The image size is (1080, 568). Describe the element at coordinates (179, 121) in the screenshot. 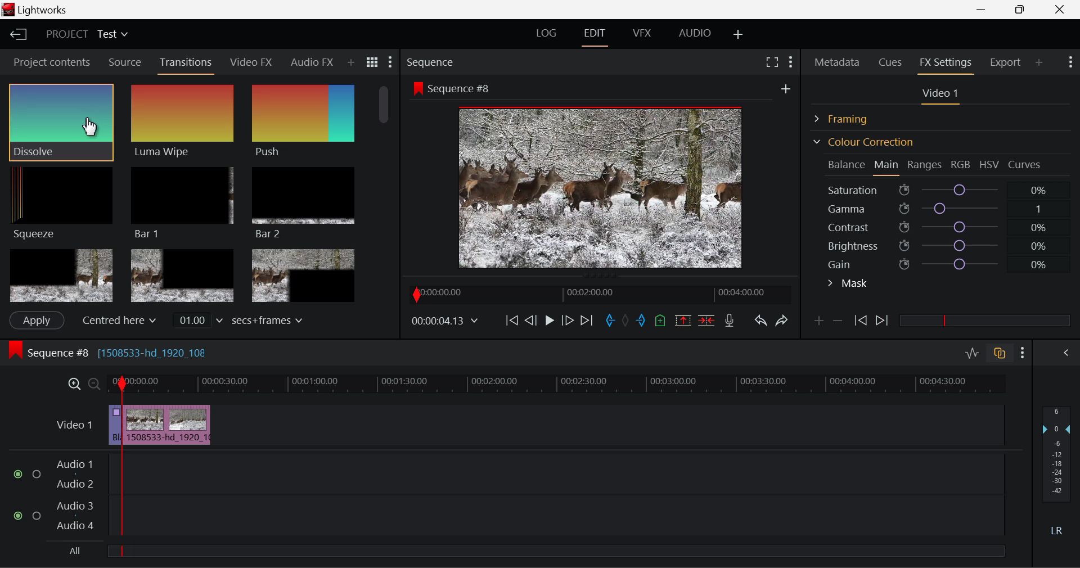

I see `Luma Wipe` at that location.